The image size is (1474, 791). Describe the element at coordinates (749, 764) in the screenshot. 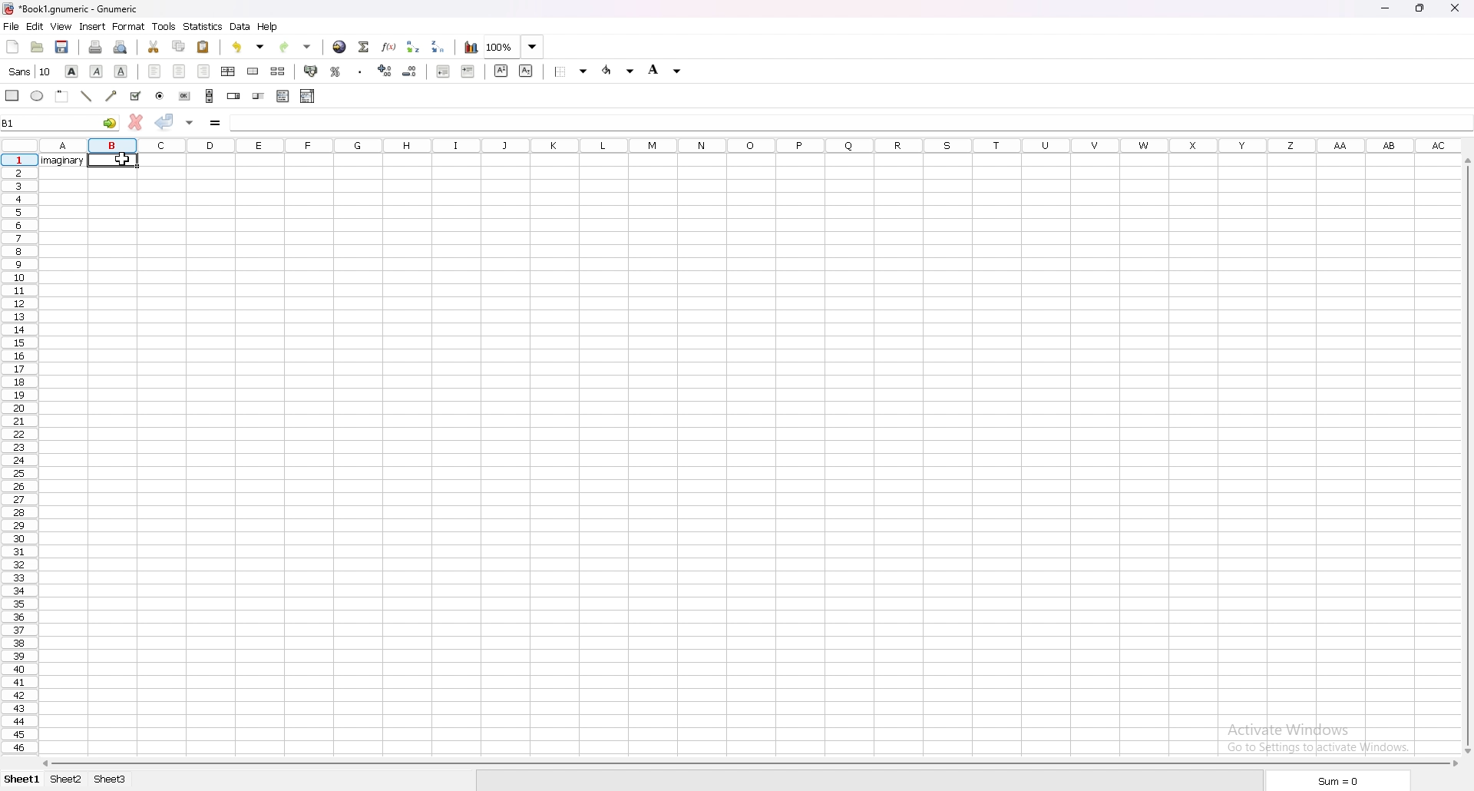

I see `scroll bar` at that location.